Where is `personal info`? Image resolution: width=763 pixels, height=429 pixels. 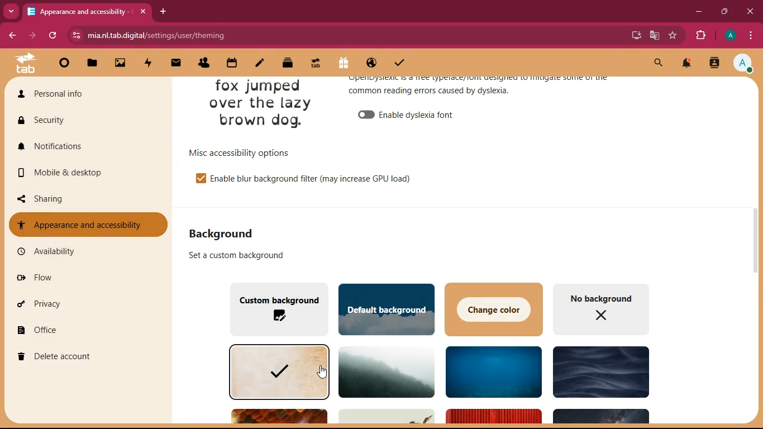
personal info is located at coordinates (73, 93).